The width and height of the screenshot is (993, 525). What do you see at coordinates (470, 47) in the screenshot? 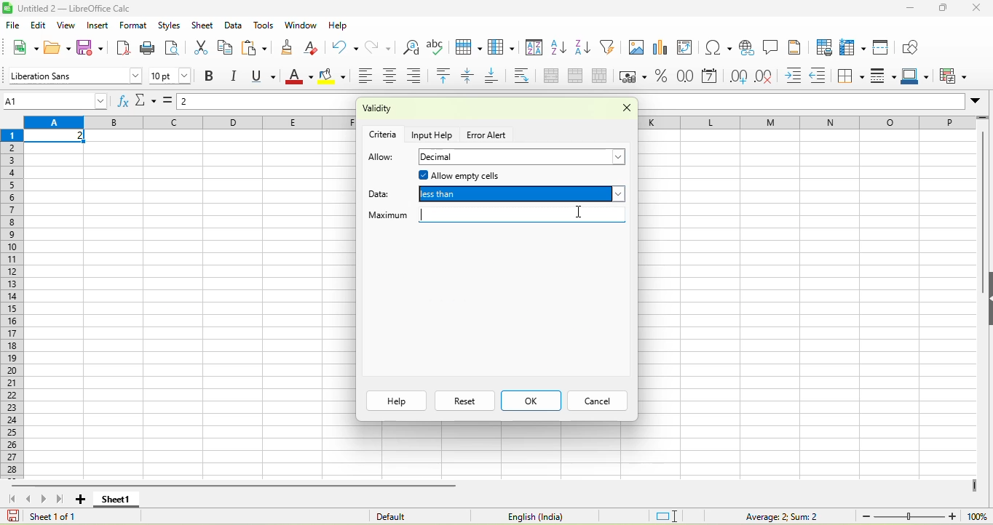
I see `row` at bounding box center [470, 47].